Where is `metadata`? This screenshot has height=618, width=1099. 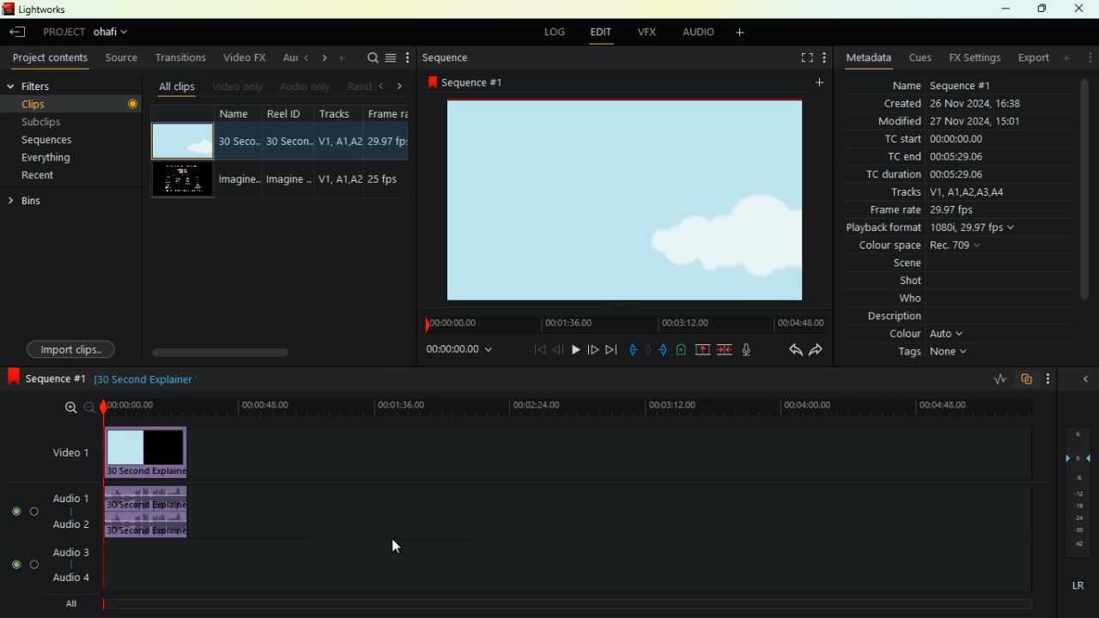
metadata is located at coordinates (869, 58).